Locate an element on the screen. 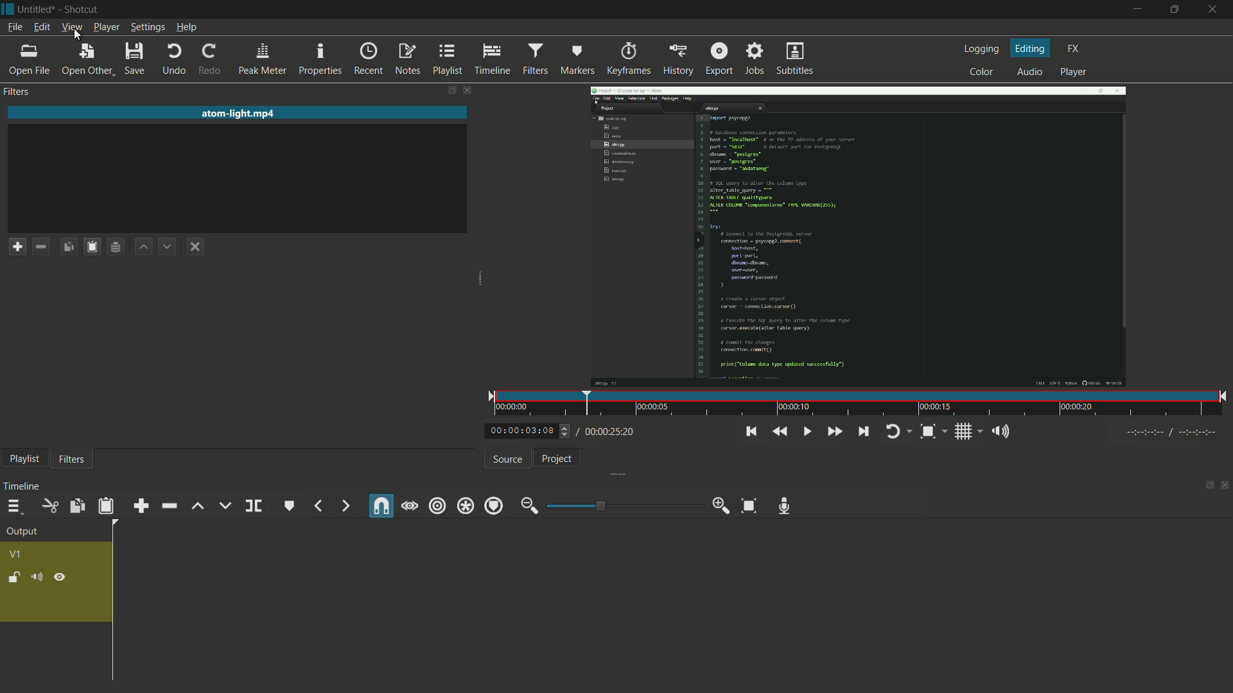  adjustment bar is located at coordinates (625, 506).